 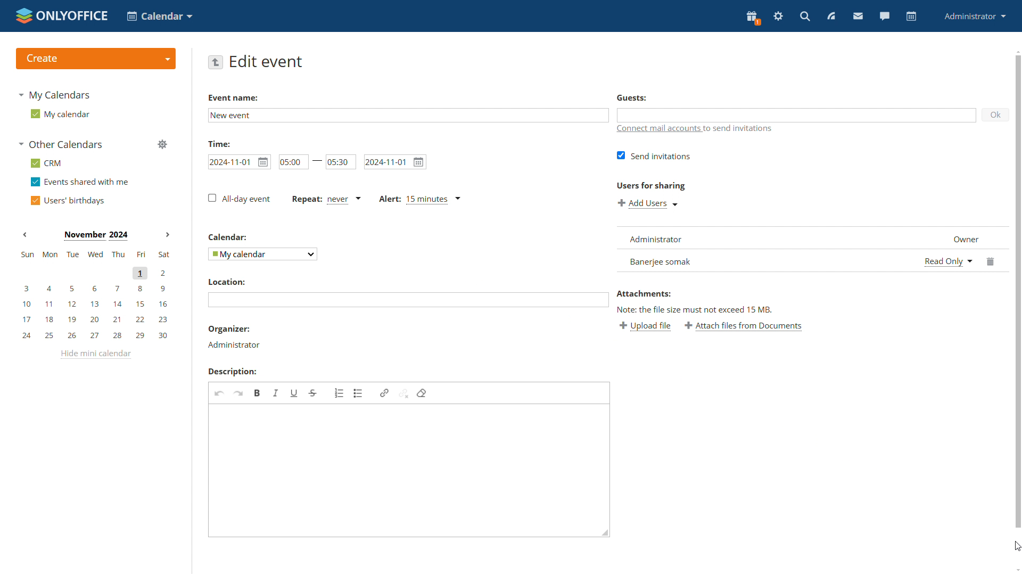 I want to click on list of invitees, so click(x=767, y=249).